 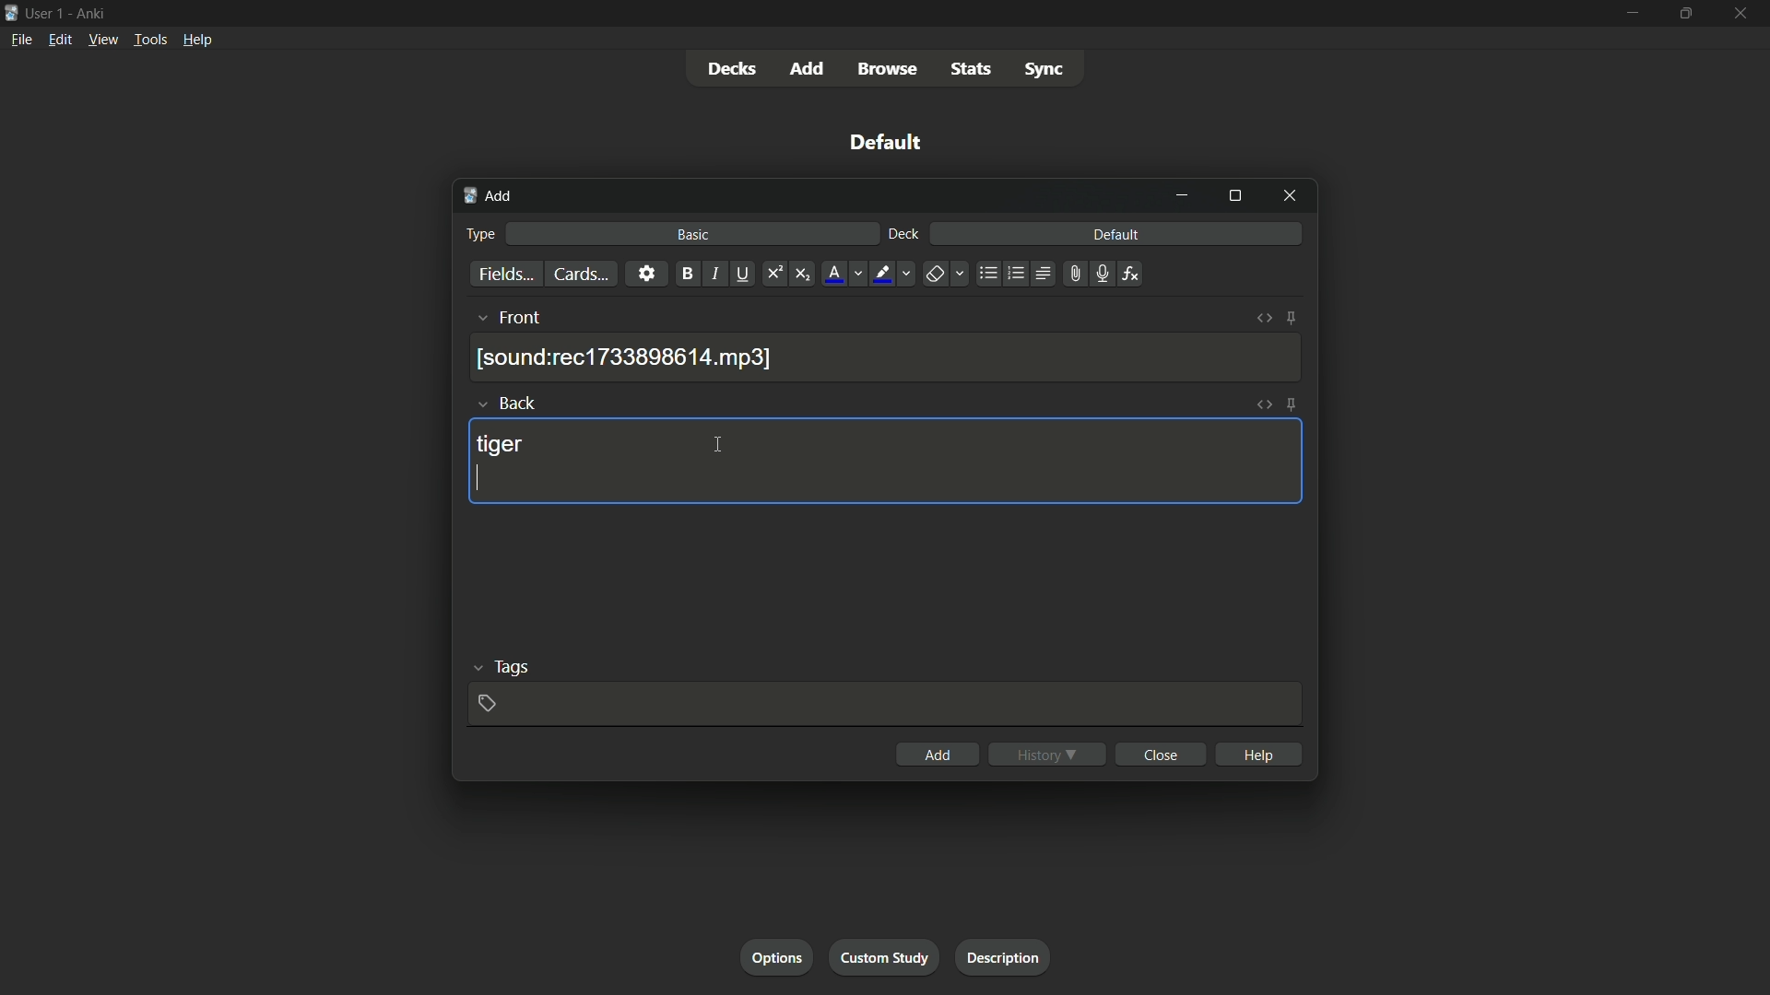 I want to click on tags, so click(x=511, y=669).